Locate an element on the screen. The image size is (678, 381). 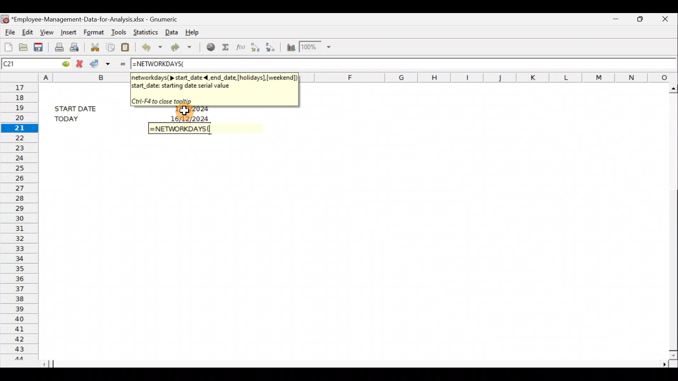
Edit is located at coordinates (28, 32).